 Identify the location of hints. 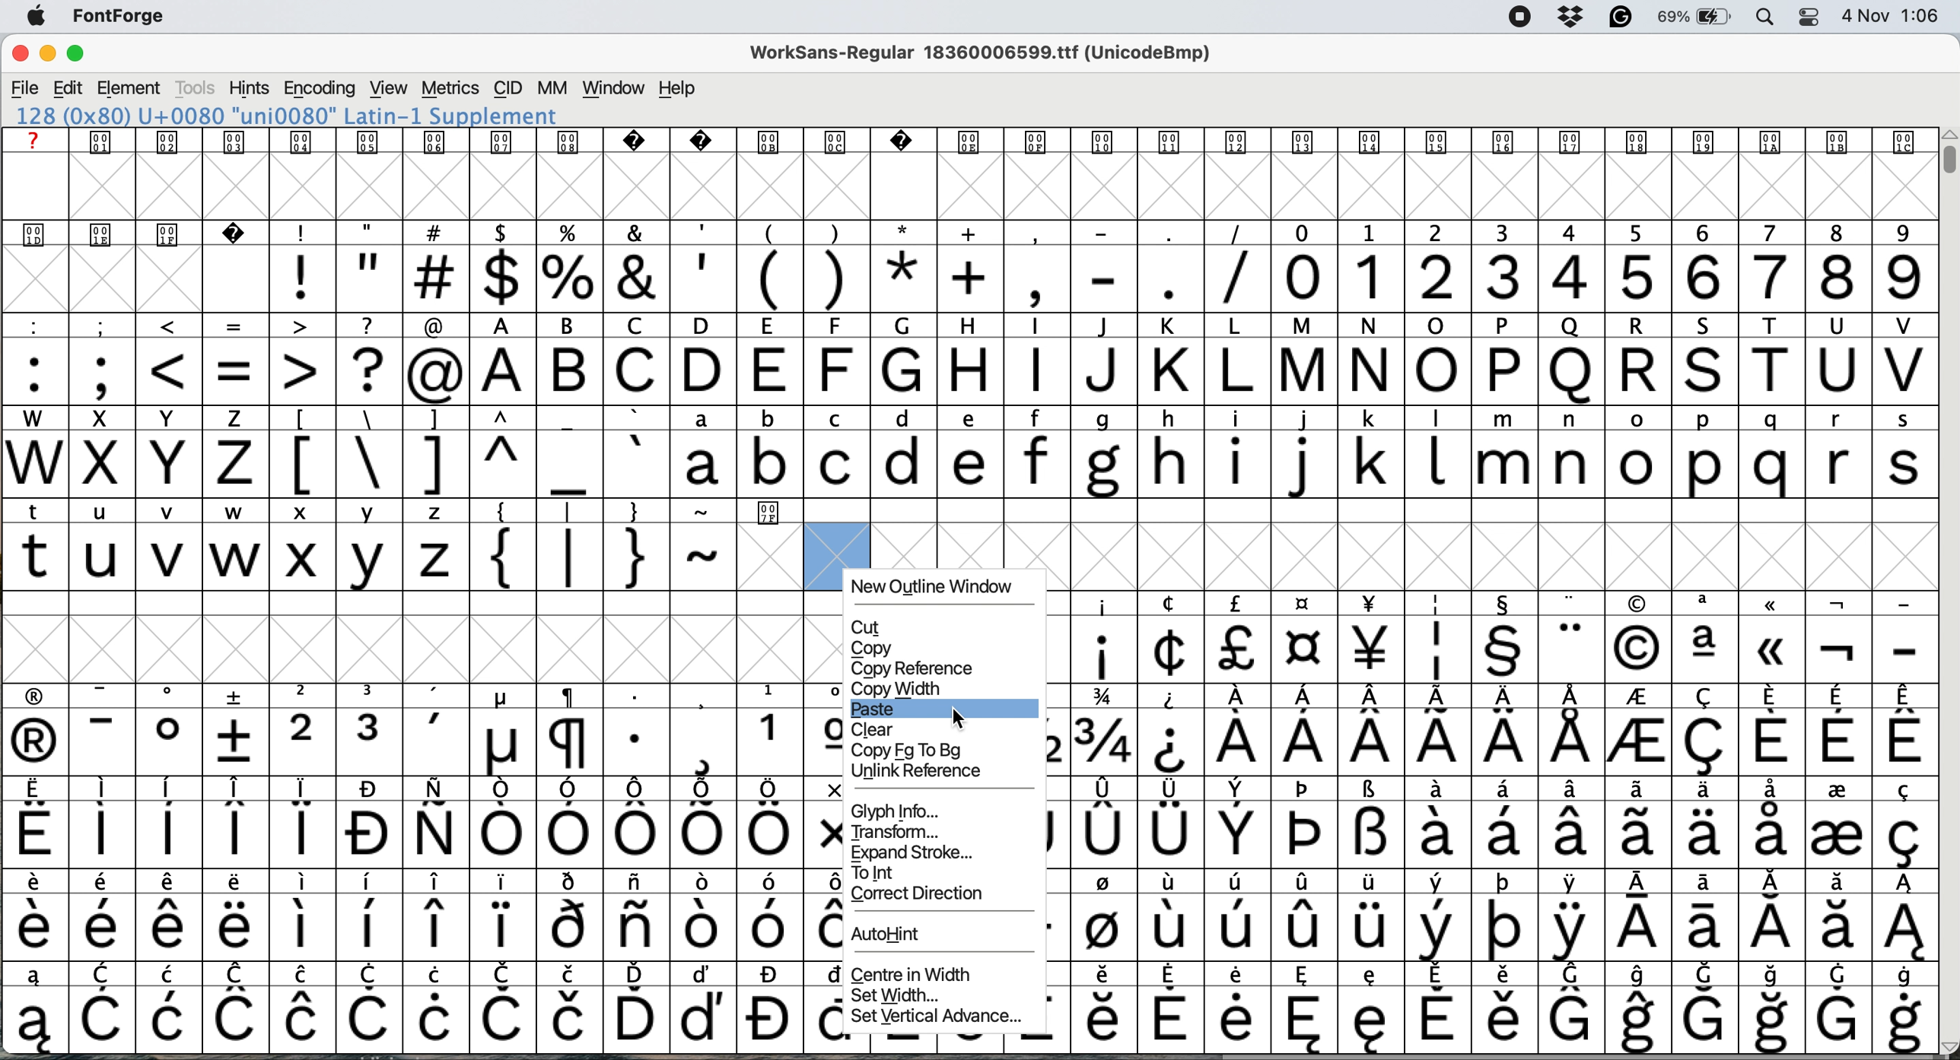
(250, 90).